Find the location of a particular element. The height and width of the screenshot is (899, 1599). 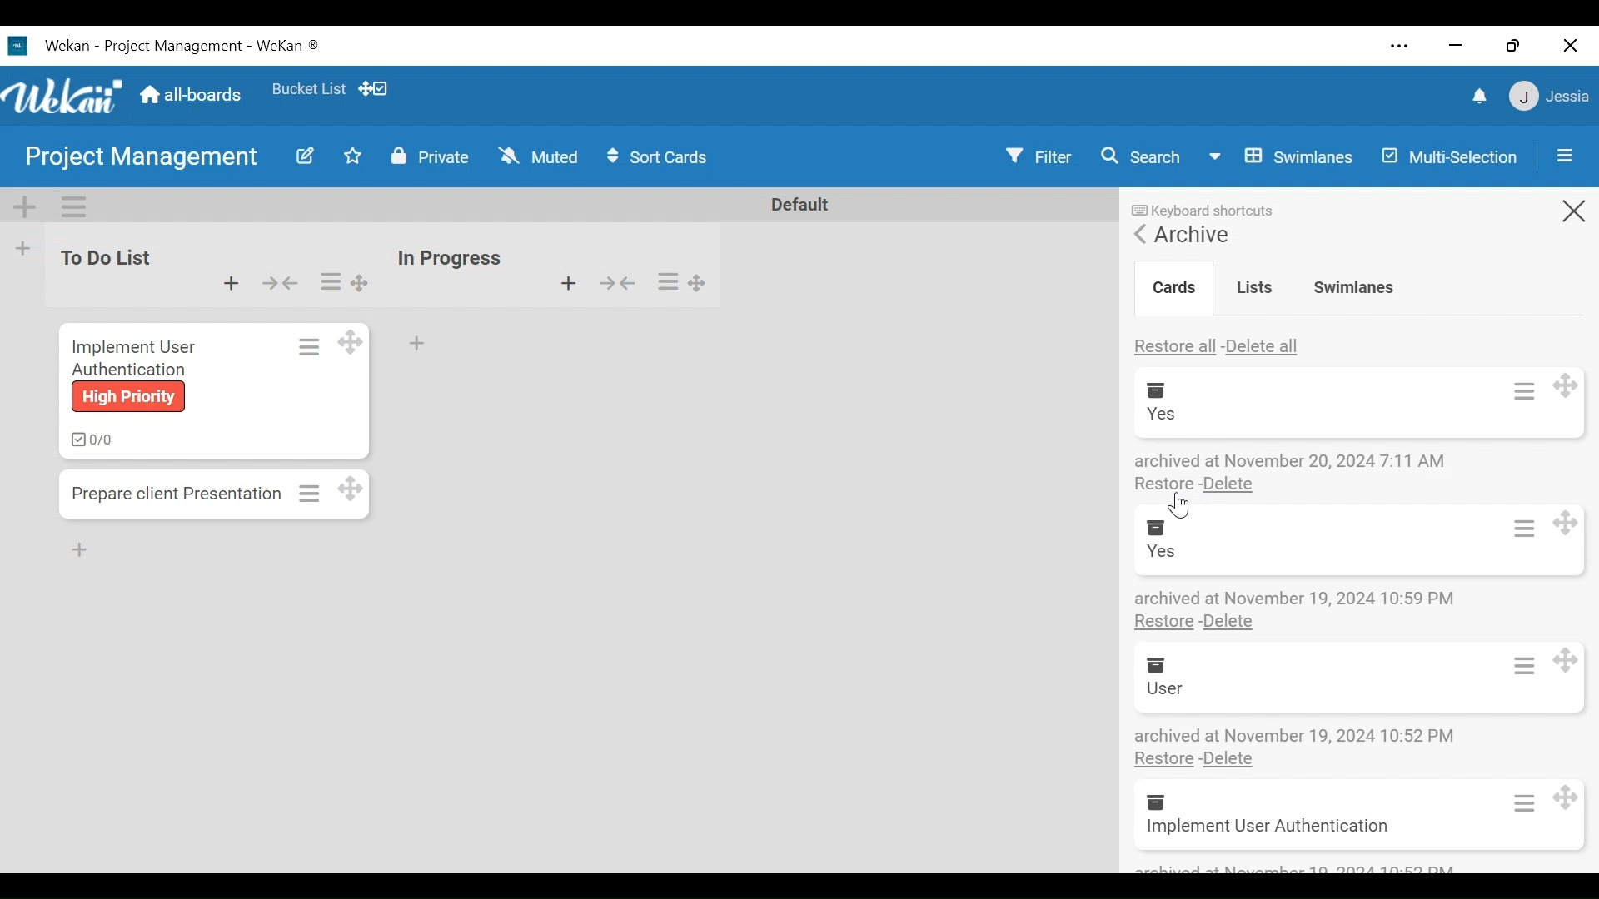

list Actions is located at coordinates (330, 282).